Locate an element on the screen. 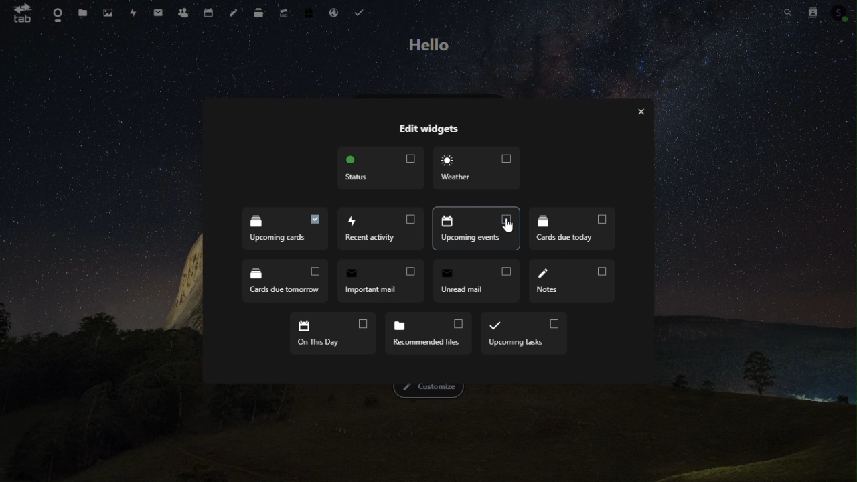  Important mail is located at coordinates (379, 281).